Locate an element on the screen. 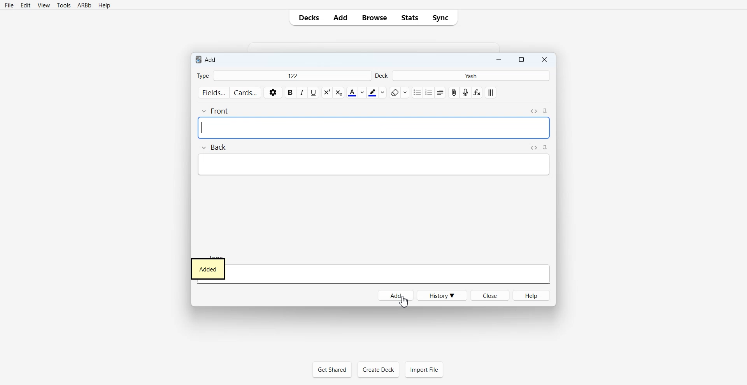 This screenshot has width=747, height=385. File is located at coordinates (9, 5).